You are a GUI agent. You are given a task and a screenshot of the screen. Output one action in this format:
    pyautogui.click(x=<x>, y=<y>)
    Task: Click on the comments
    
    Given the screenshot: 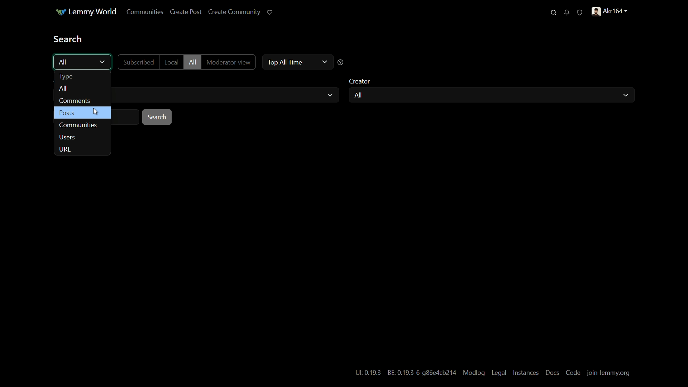 What is the action you would take?
    pyautogui.click(x=75, y=101)
    